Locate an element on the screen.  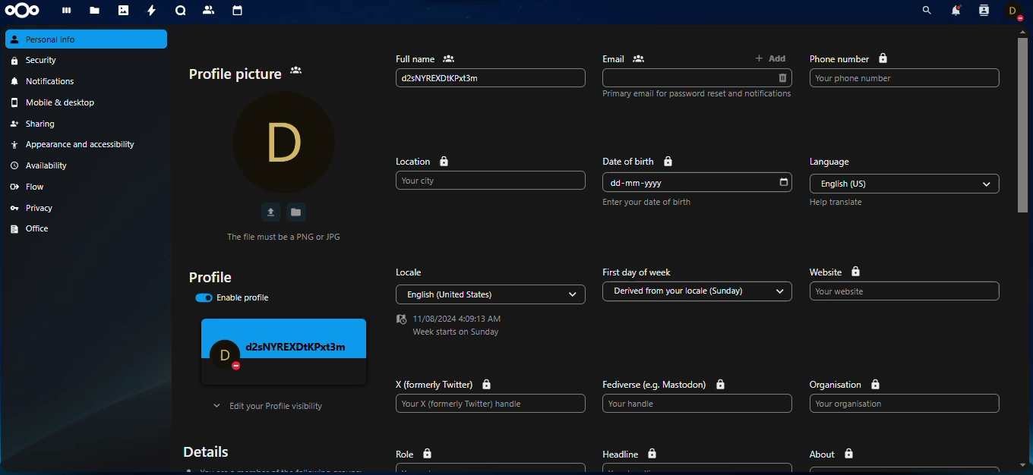
profile picture is located at coordinates (247, 74).